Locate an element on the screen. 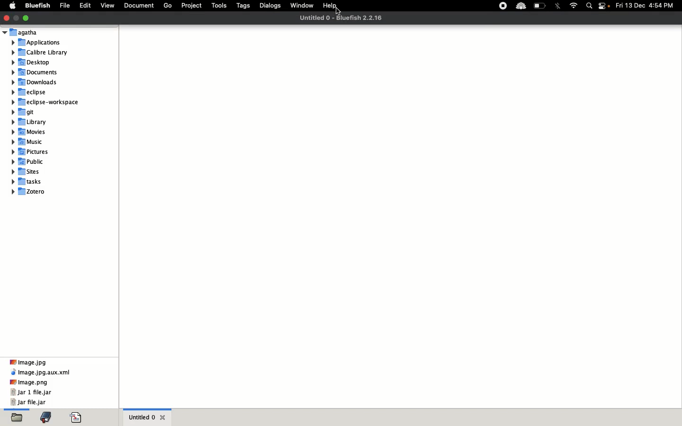 The image size is (682, 426). Image is located at coordinates (29, 382).